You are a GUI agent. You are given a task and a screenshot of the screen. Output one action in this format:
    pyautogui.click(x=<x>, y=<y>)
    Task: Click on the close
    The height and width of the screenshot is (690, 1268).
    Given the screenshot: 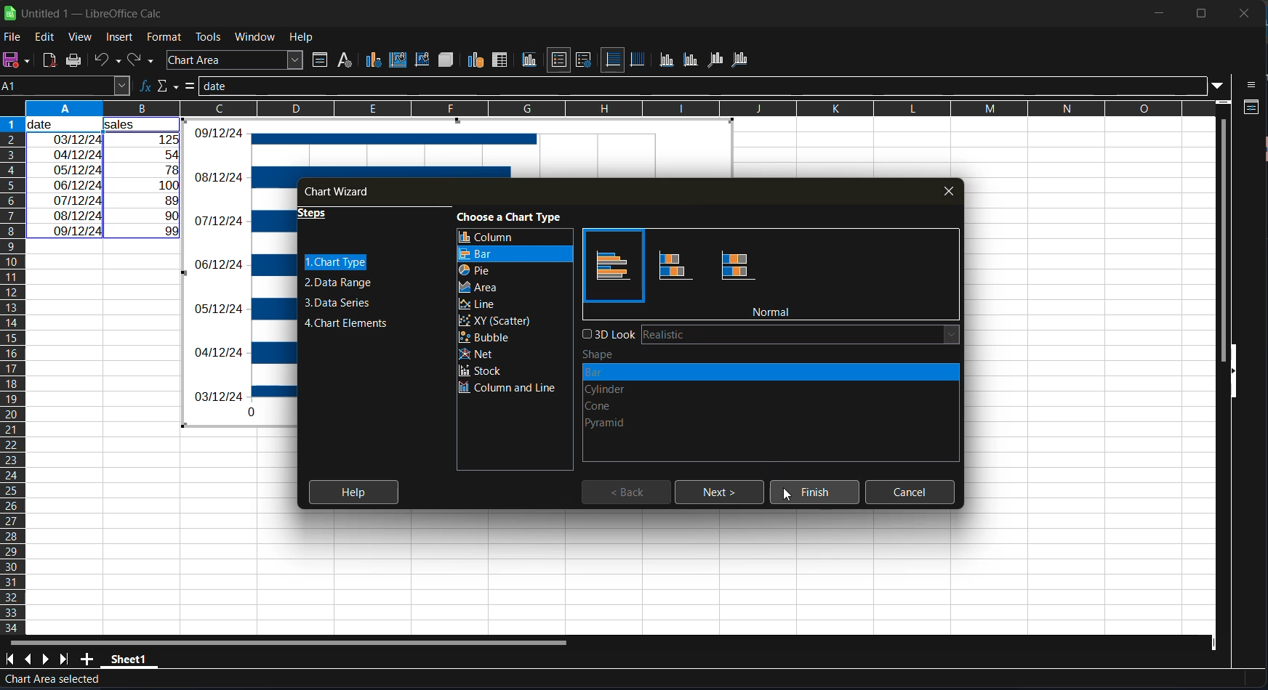 What is the action you would take?
    pyautogui.click(x=1244, y=13)
    